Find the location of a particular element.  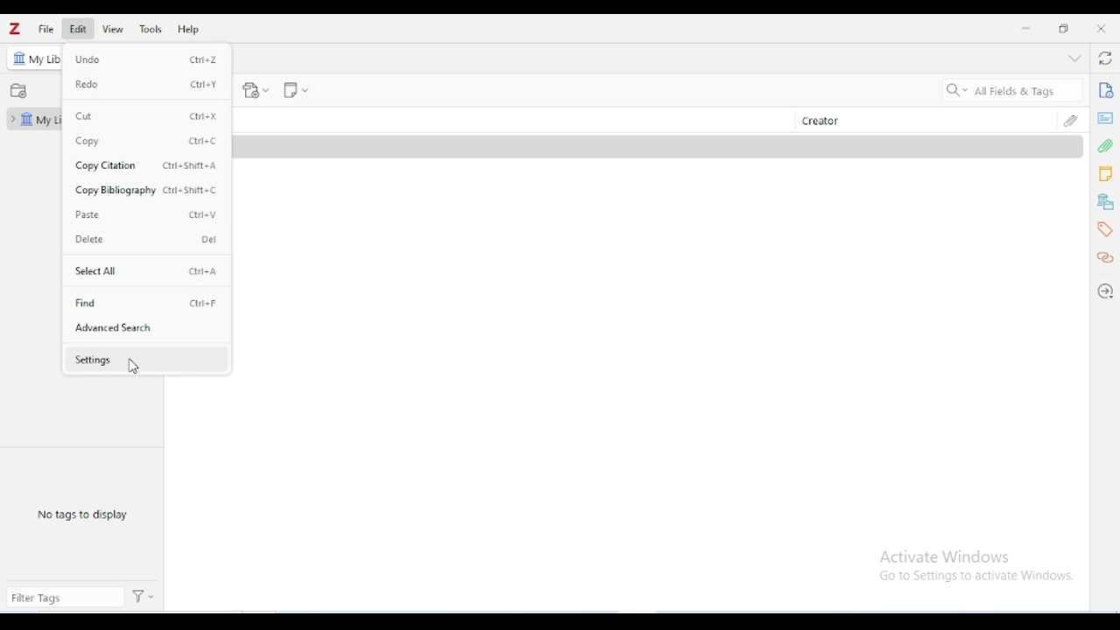

Go to Settings to activate Windows. is located at coordinates (980, 576).